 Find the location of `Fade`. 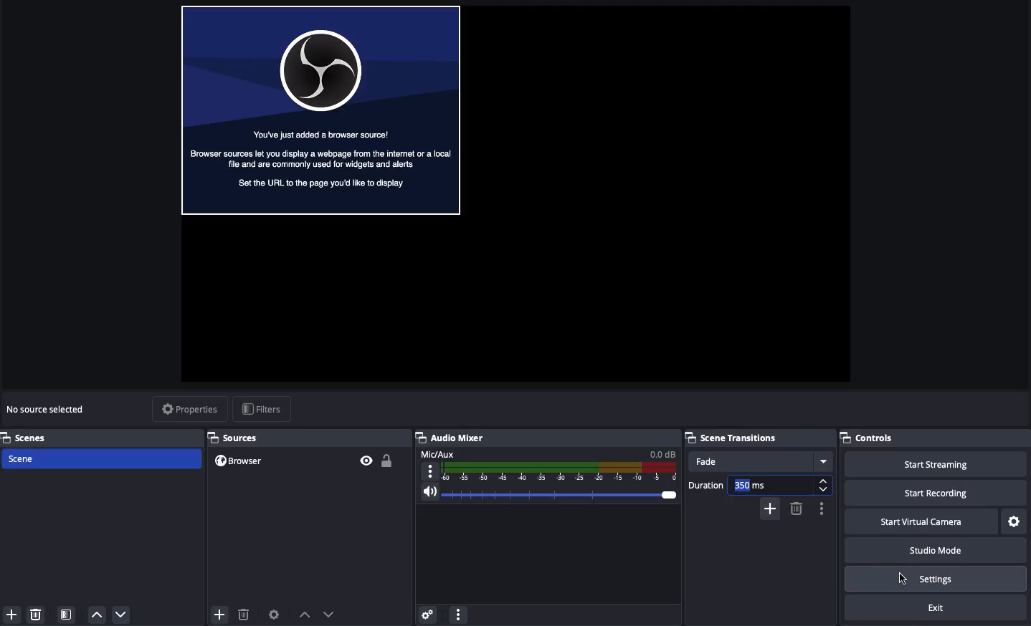

Fade is located at coordinates (759, 461).